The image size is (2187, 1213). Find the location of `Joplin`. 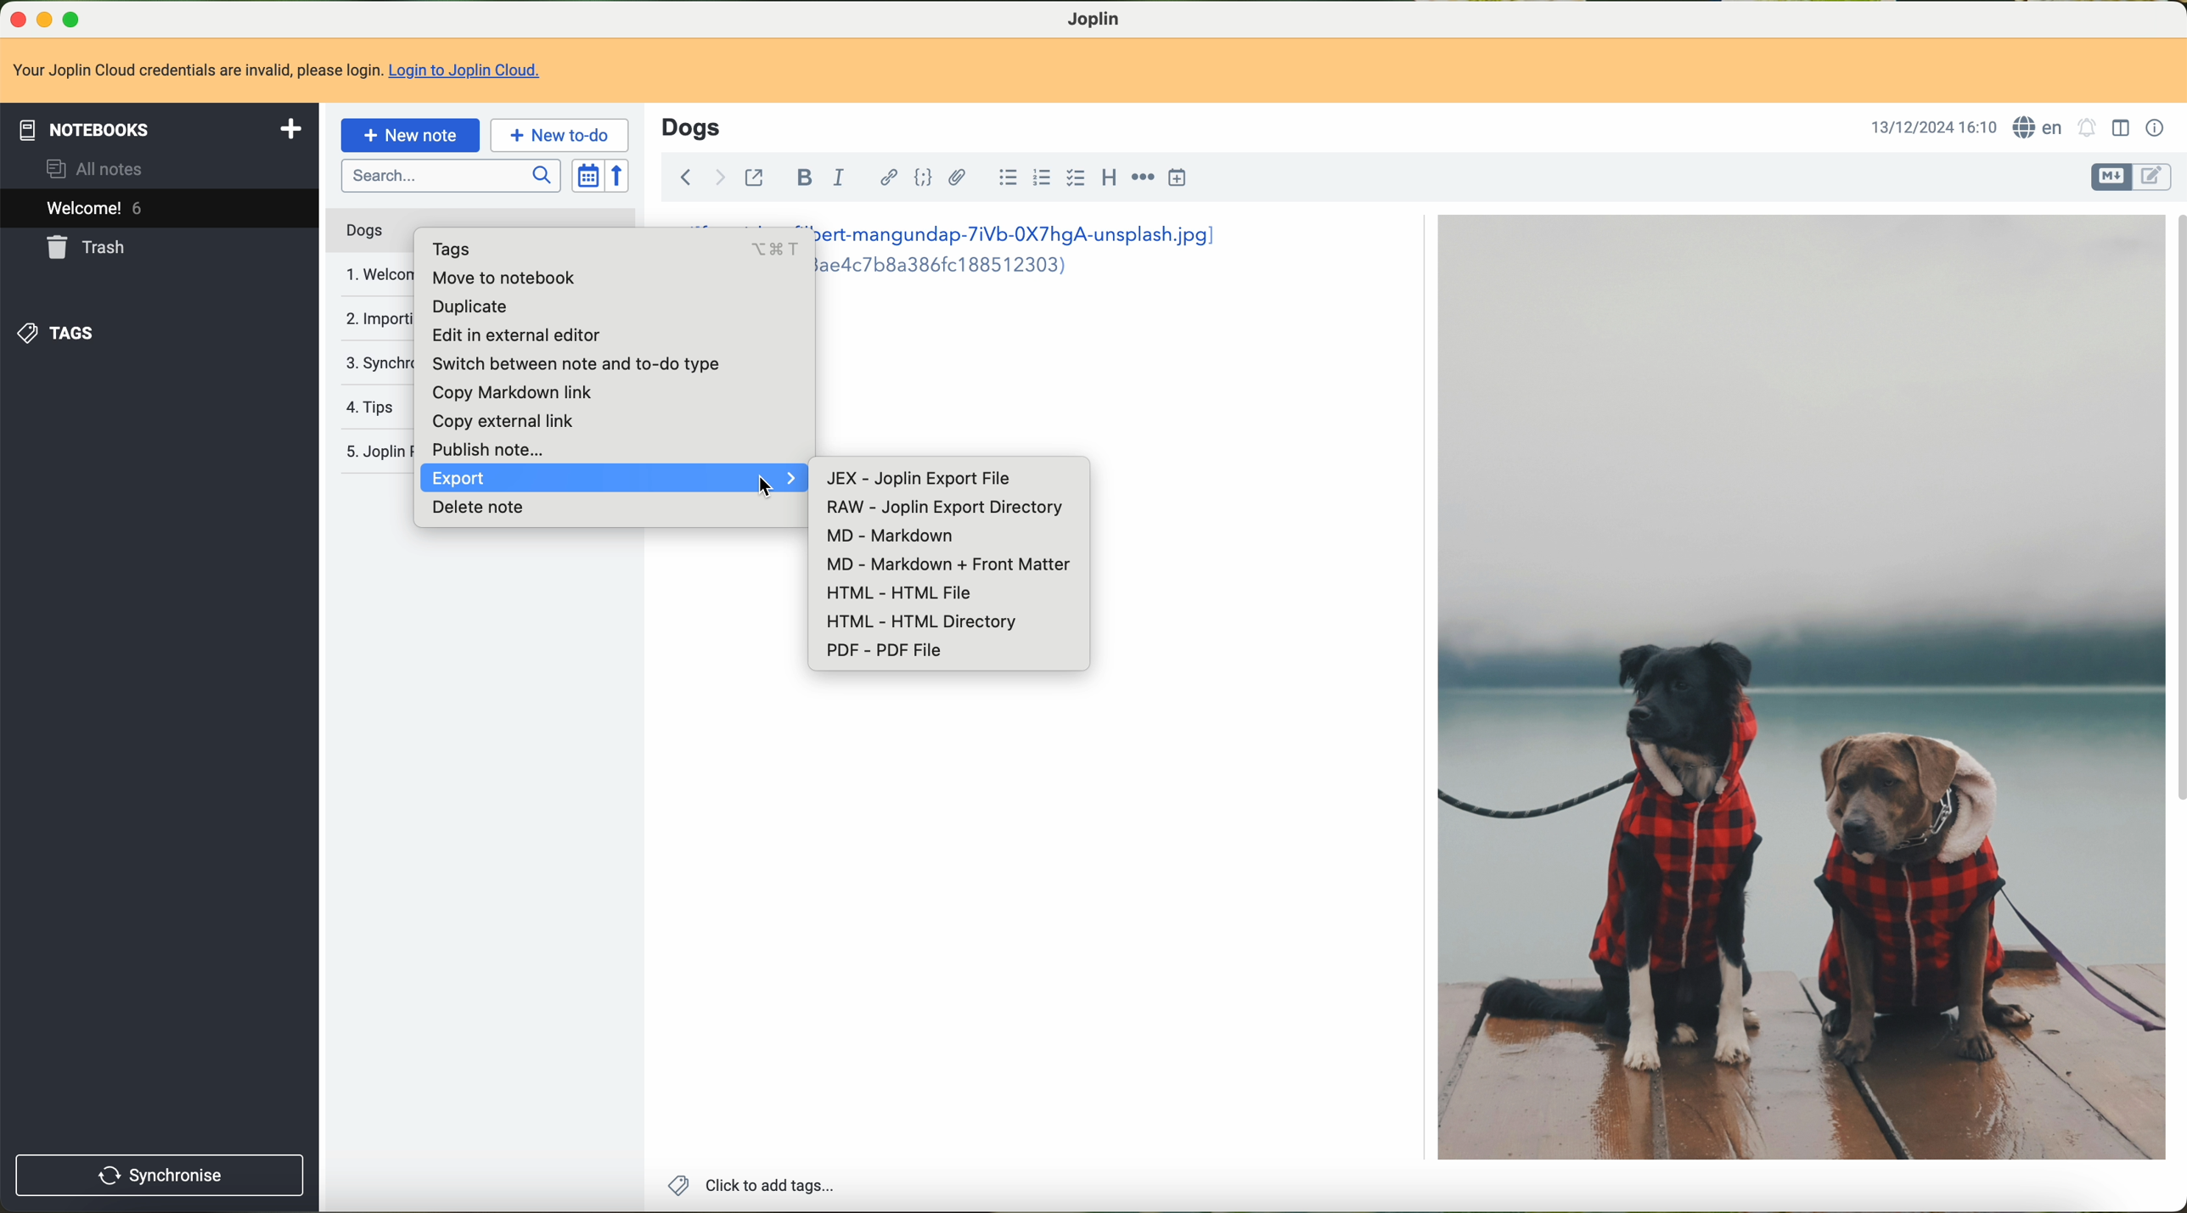

Joplin is located at coordinates (1096, 18).